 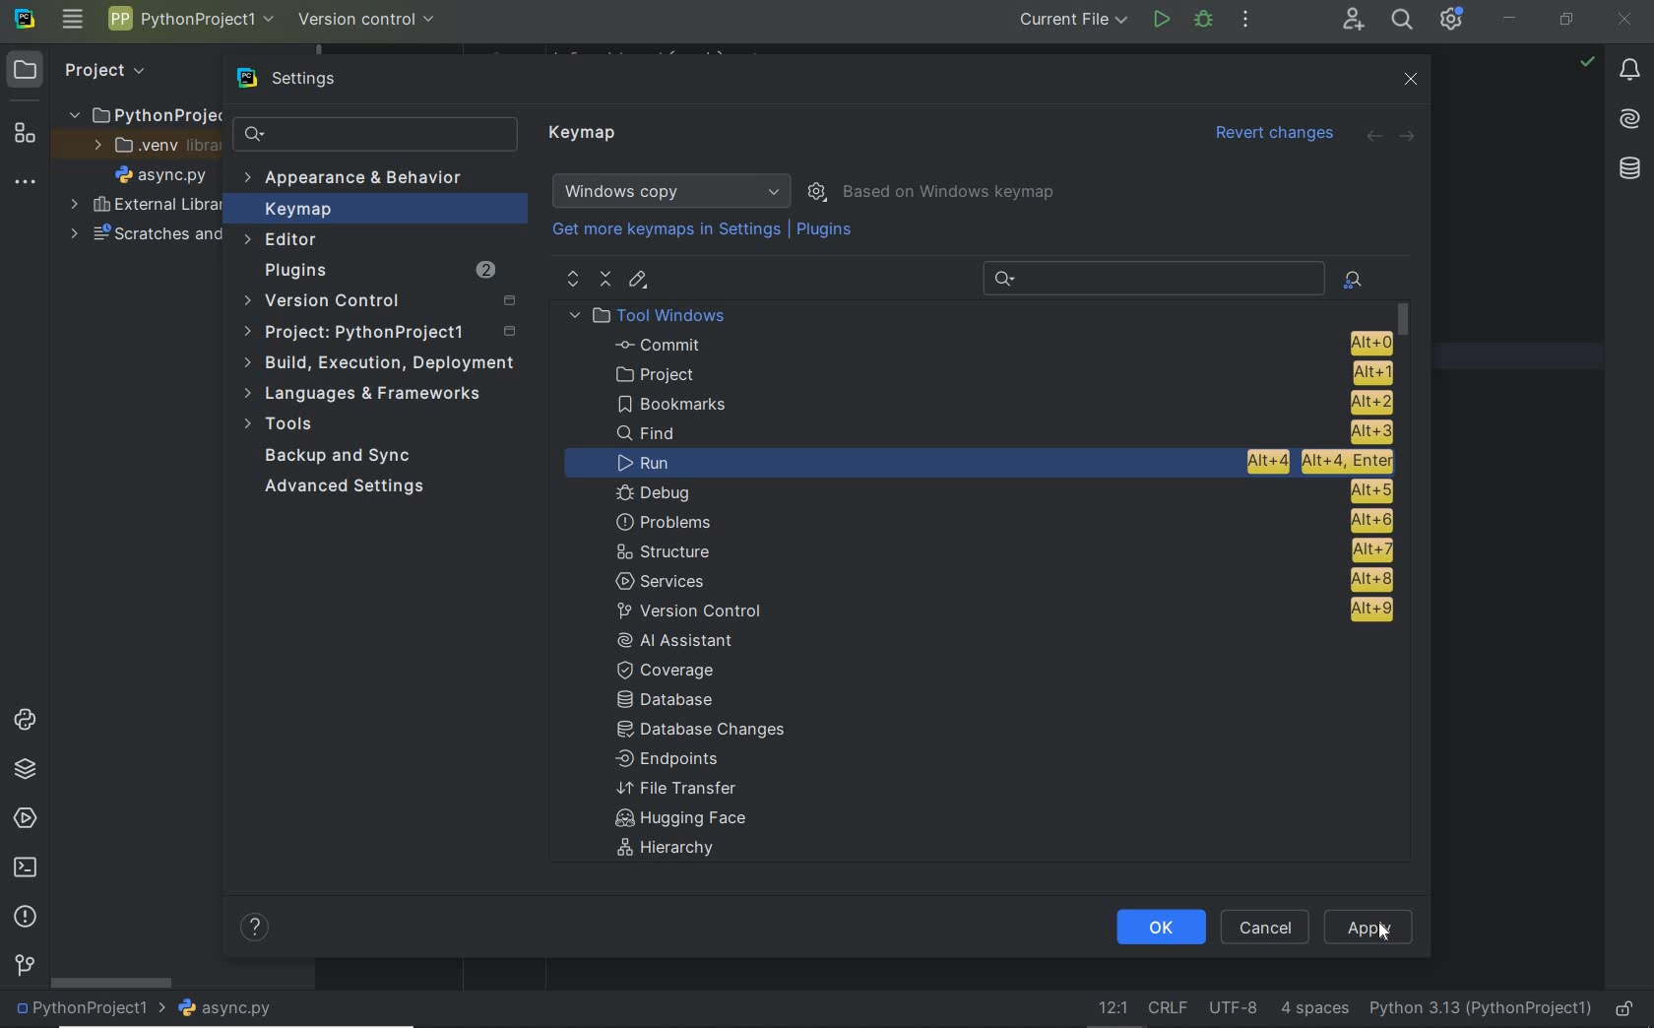 I want to click on build, execution, deployment, so click(x=378, y=363).